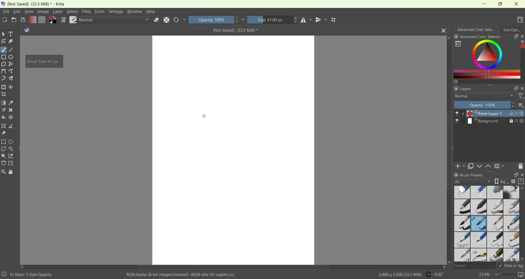  What do you see at coordinates (4, 149) in the screenshot?
I see `polygonal selection` at bounding box center [4, 149].